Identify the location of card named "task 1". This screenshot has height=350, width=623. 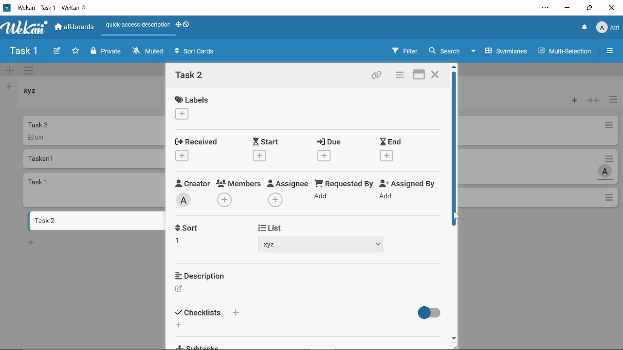
(95, 190).